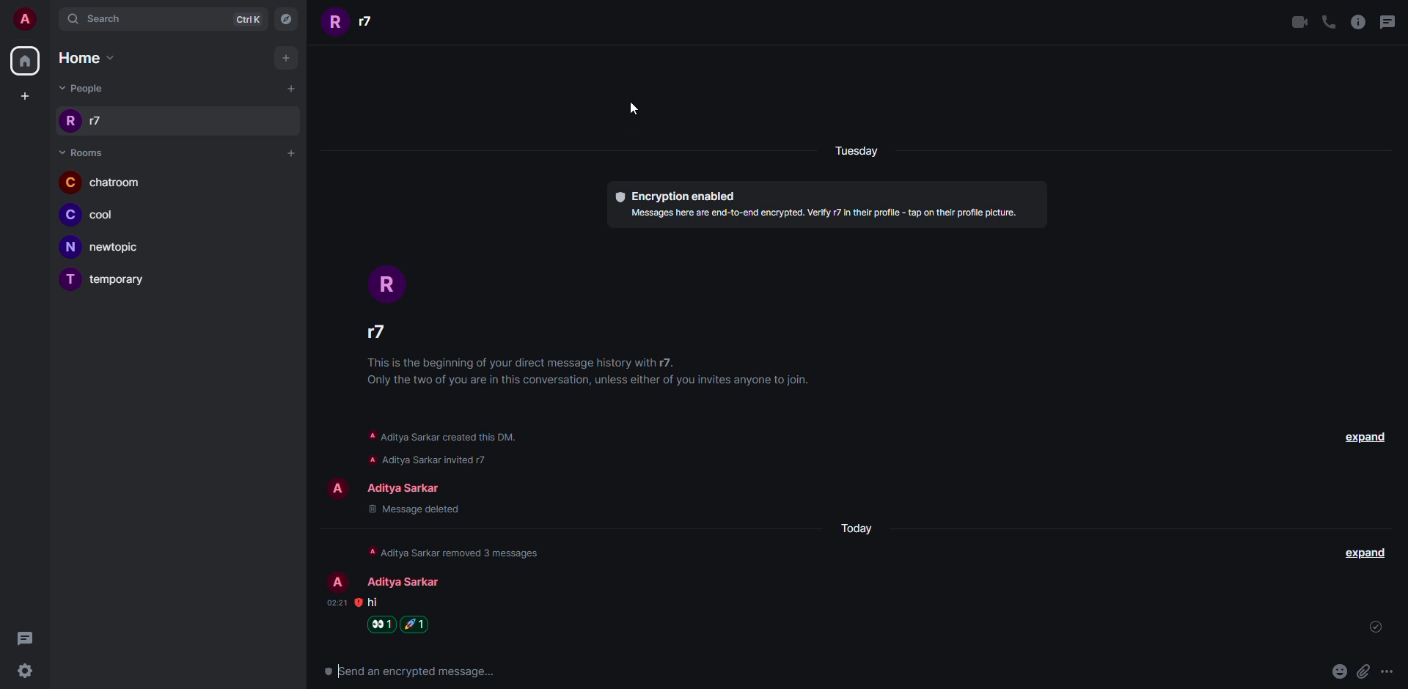  Describe the element at coordinates (289, 152) in the screenshot. I see `add` at that location.